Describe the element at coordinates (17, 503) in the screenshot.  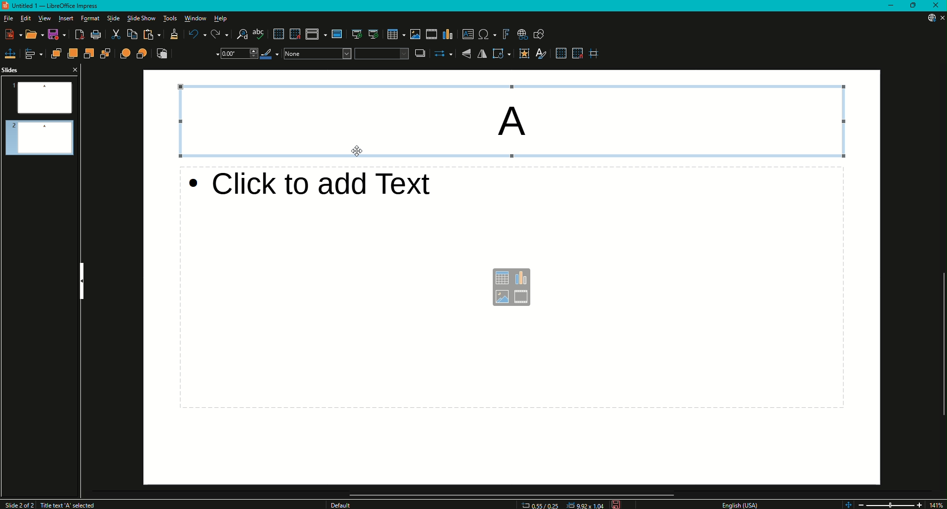
I see `Slide 1 of 2` at that location.